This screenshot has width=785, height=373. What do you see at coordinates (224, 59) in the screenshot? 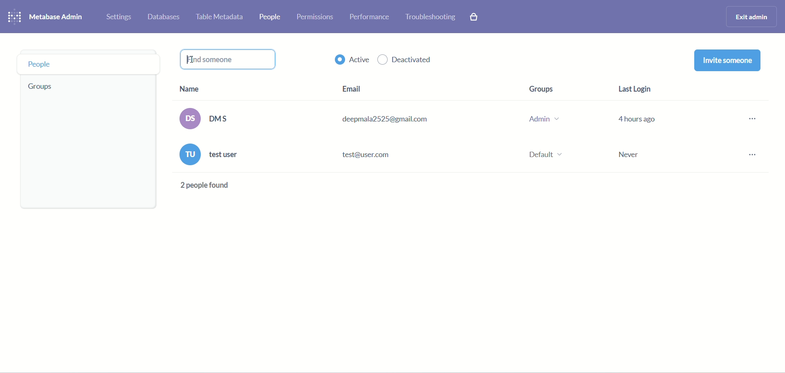
I see `typing` at bounding box center [224, 59].